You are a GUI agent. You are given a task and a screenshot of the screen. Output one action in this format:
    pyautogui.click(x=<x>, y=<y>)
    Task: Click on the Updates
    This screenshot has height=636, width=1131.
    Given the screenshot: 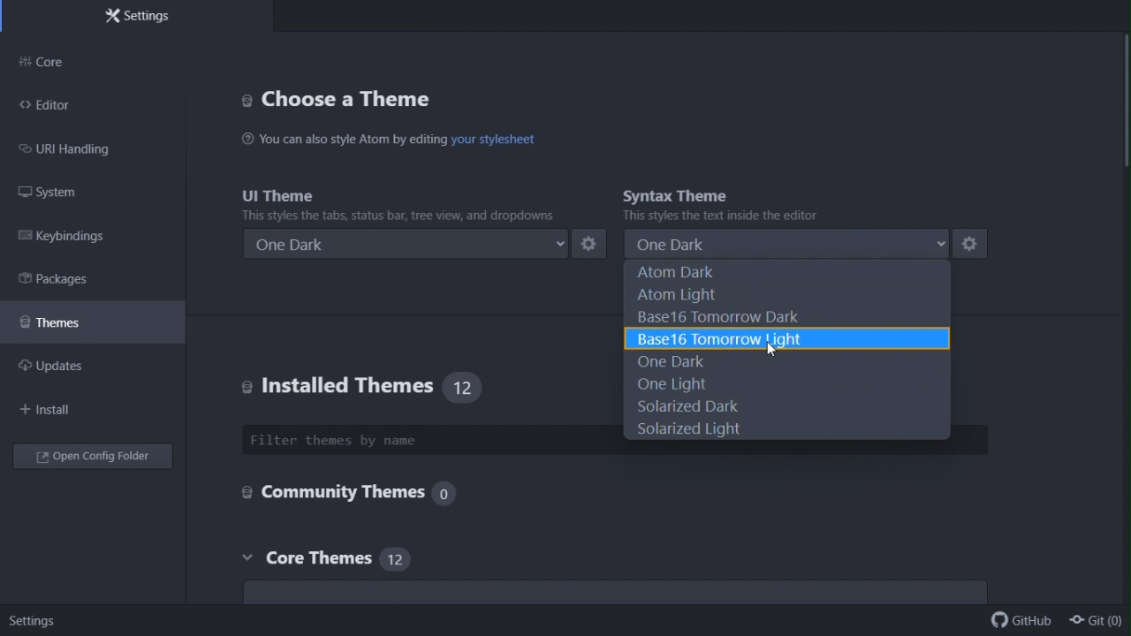 What is the action you would take?
    pyautogui.click(x=63, y=366)
    